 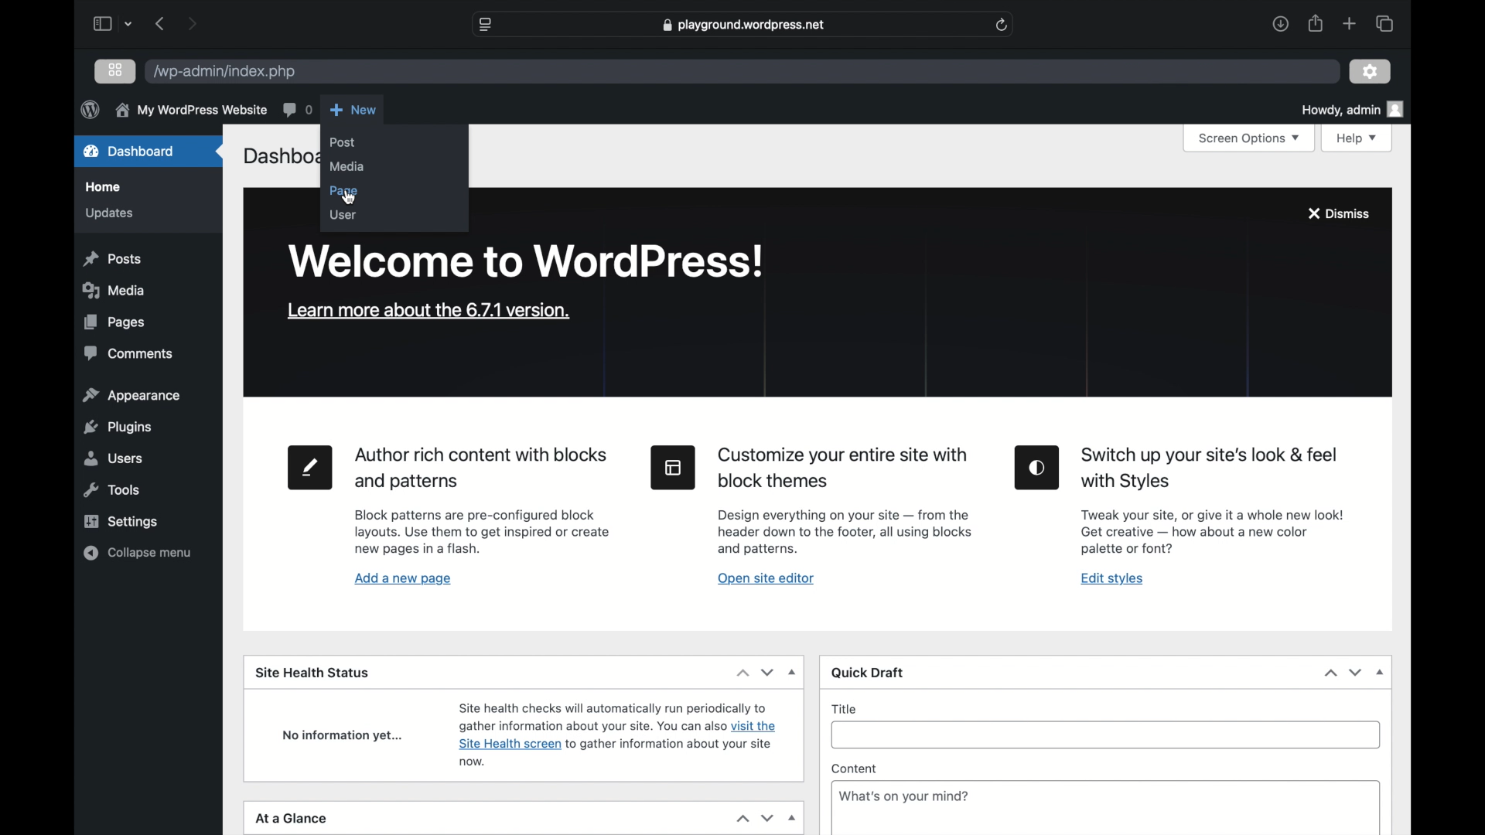 I want to click on Site health check information, so click(x=616, y=734).